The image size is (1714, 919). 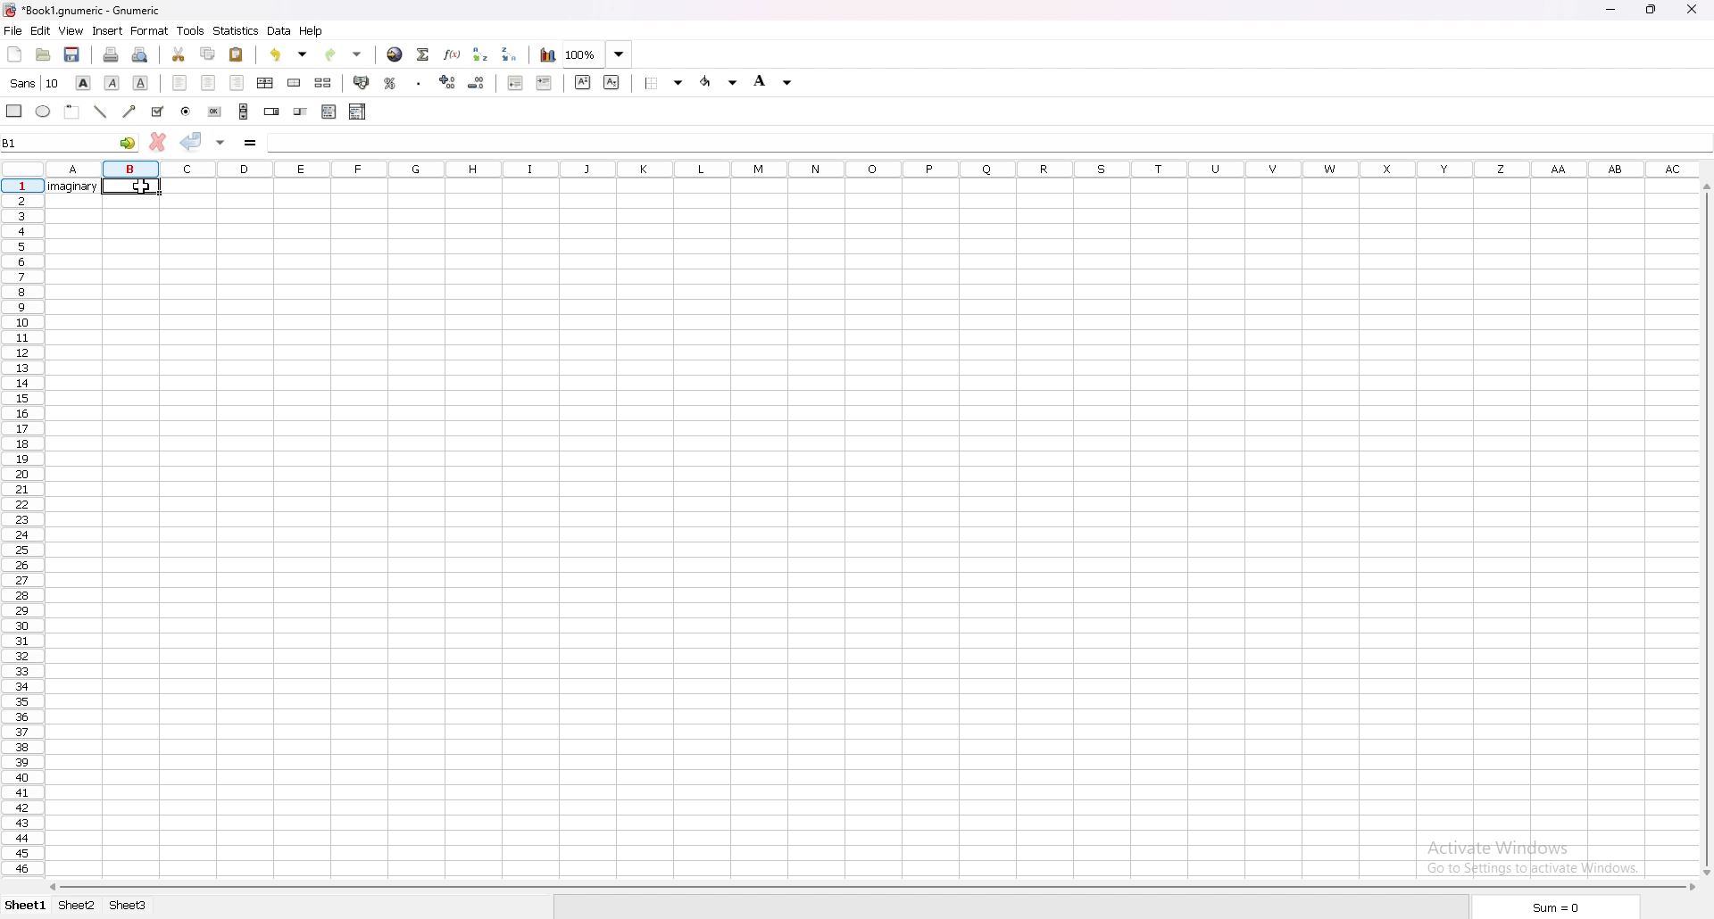 What do you see at coordinates (1554, 906) in the screenshot?
I see `sum` at bounding box center [1554, 906].